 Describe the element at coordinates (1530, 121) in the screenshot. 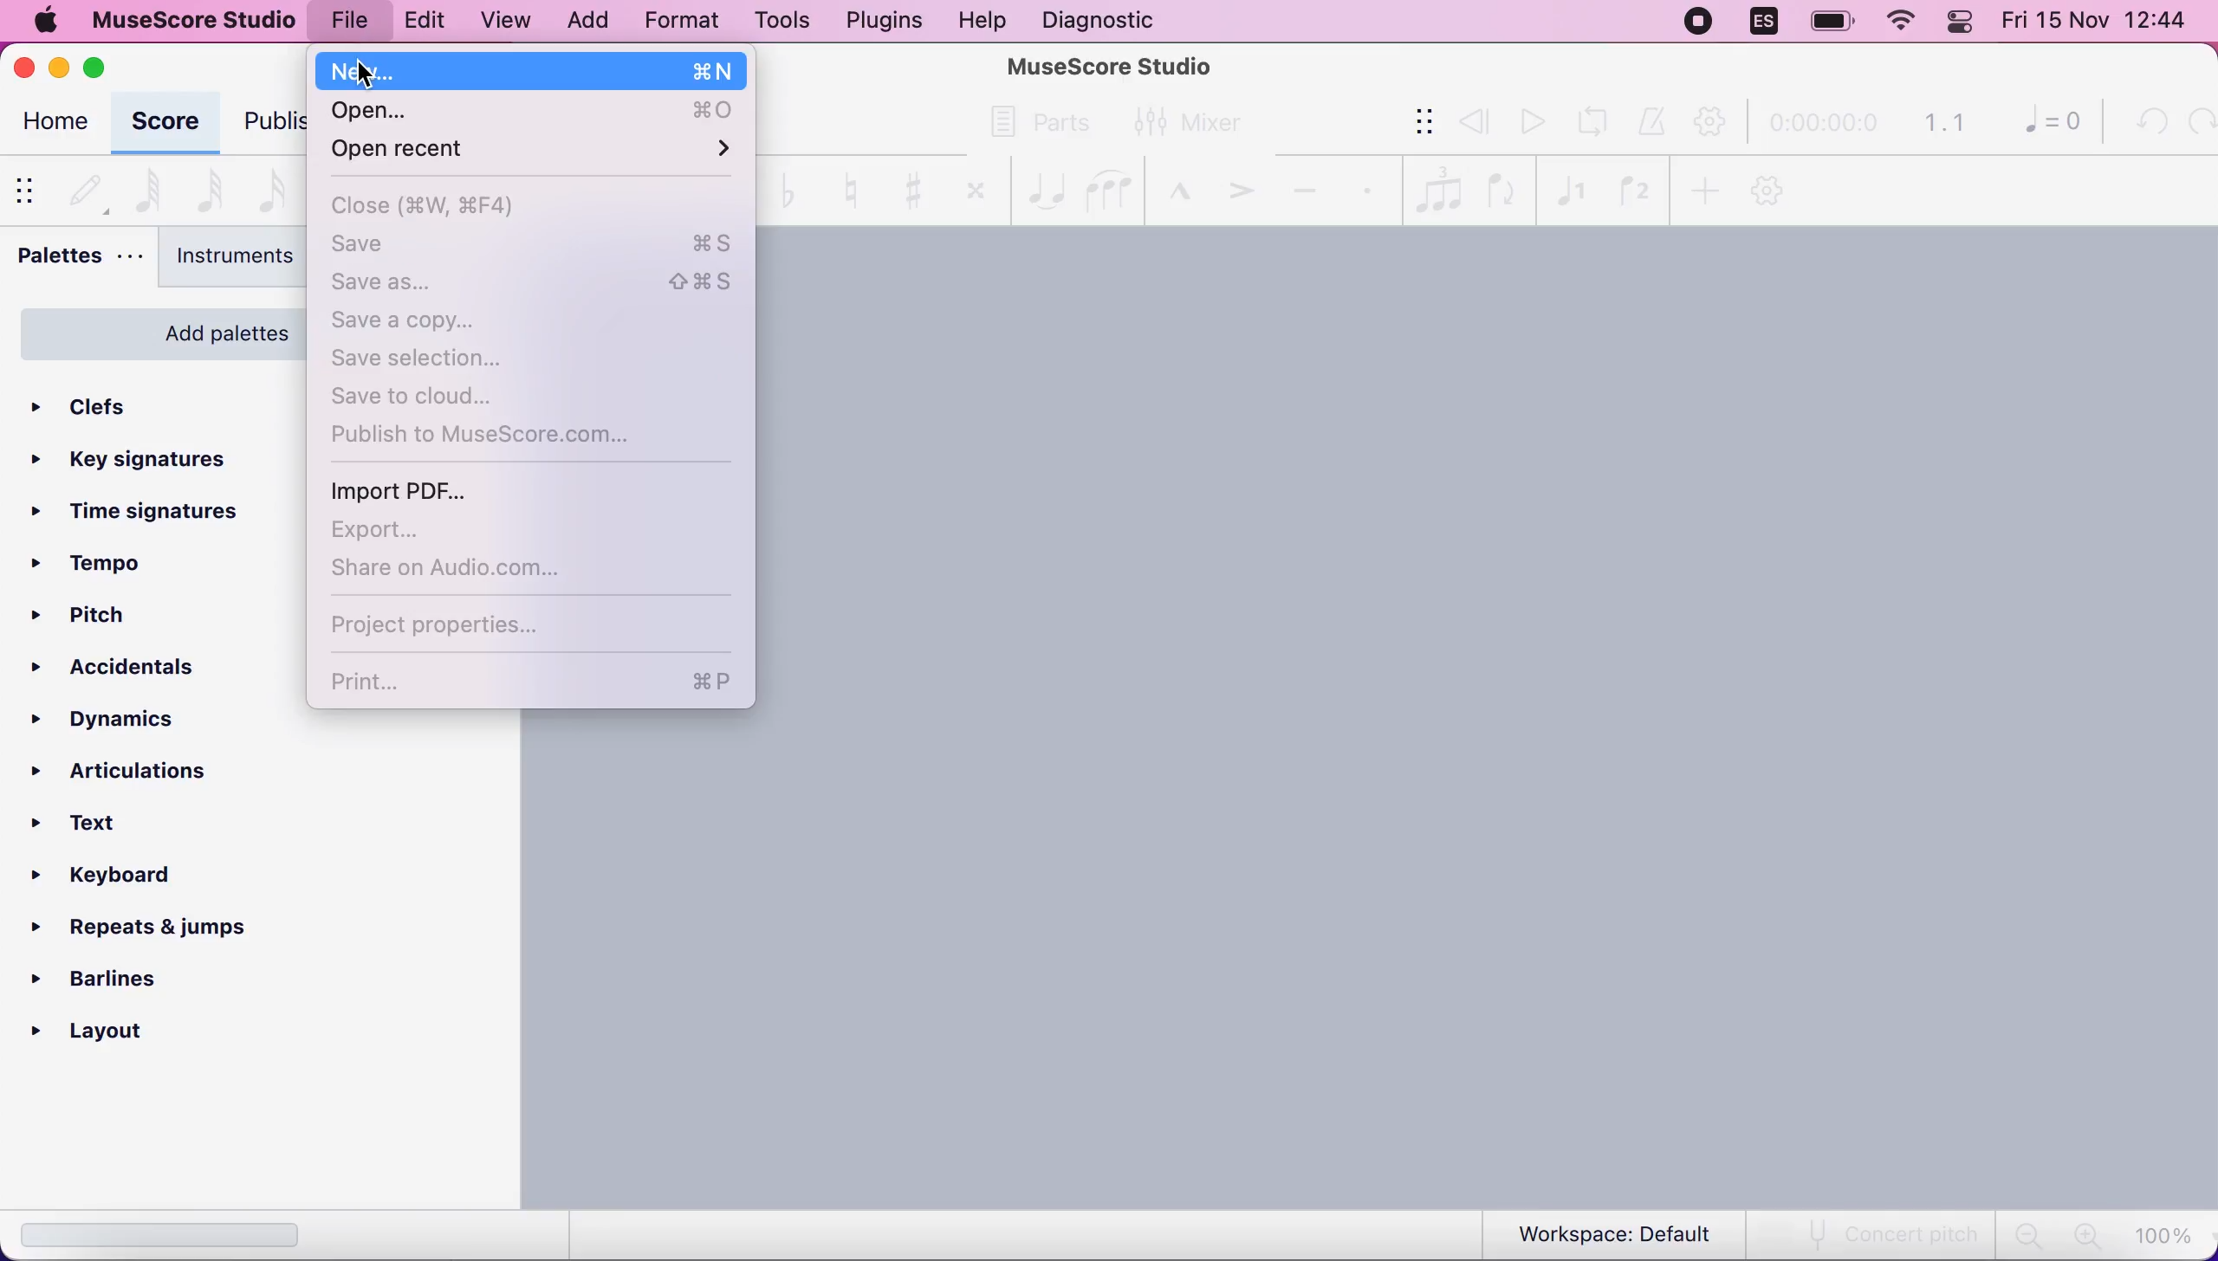

I see `play` at that location.